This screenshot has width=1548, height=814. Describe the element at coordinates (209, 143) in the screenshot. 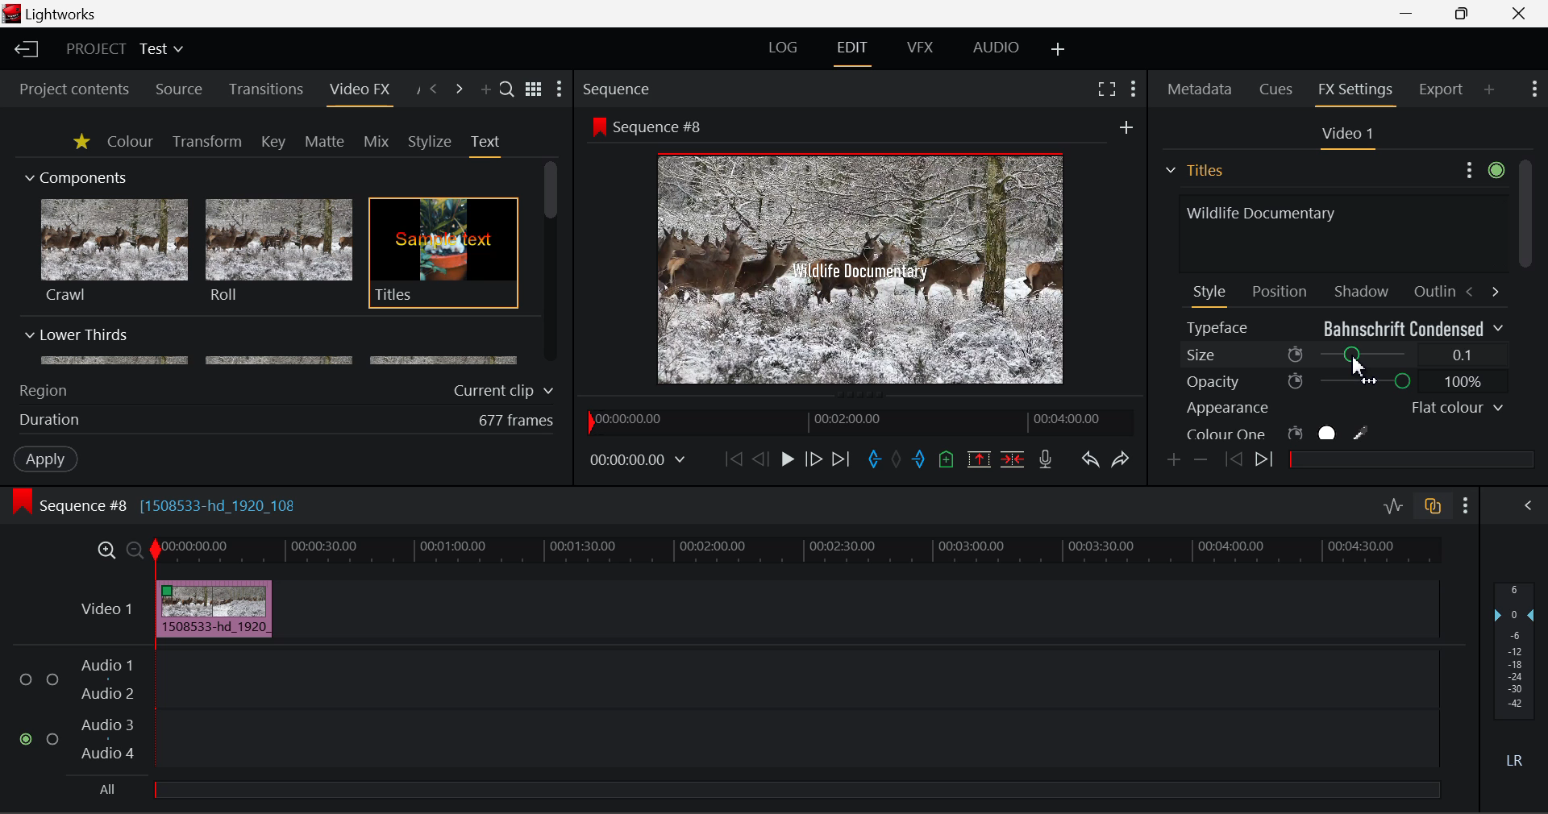

I see `Transform` at that location.